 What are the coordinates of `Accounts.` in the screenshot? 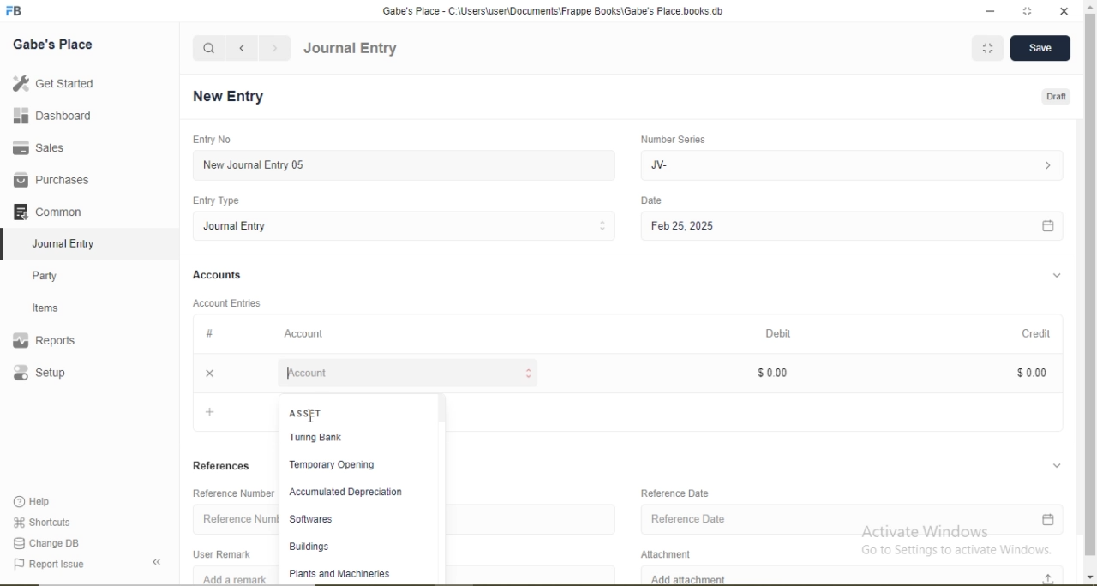 It's located at (218, 275).